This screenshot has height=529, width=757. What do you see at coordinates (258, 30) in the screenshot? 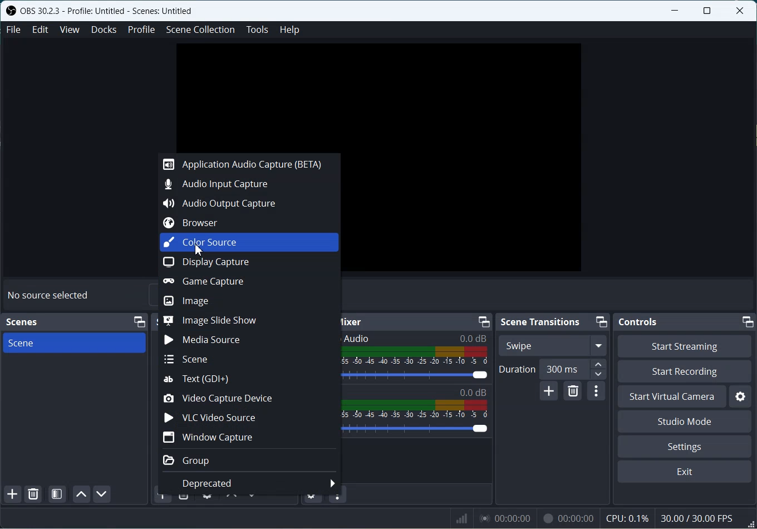
I see `Tools` at bounding box center [258, 30].